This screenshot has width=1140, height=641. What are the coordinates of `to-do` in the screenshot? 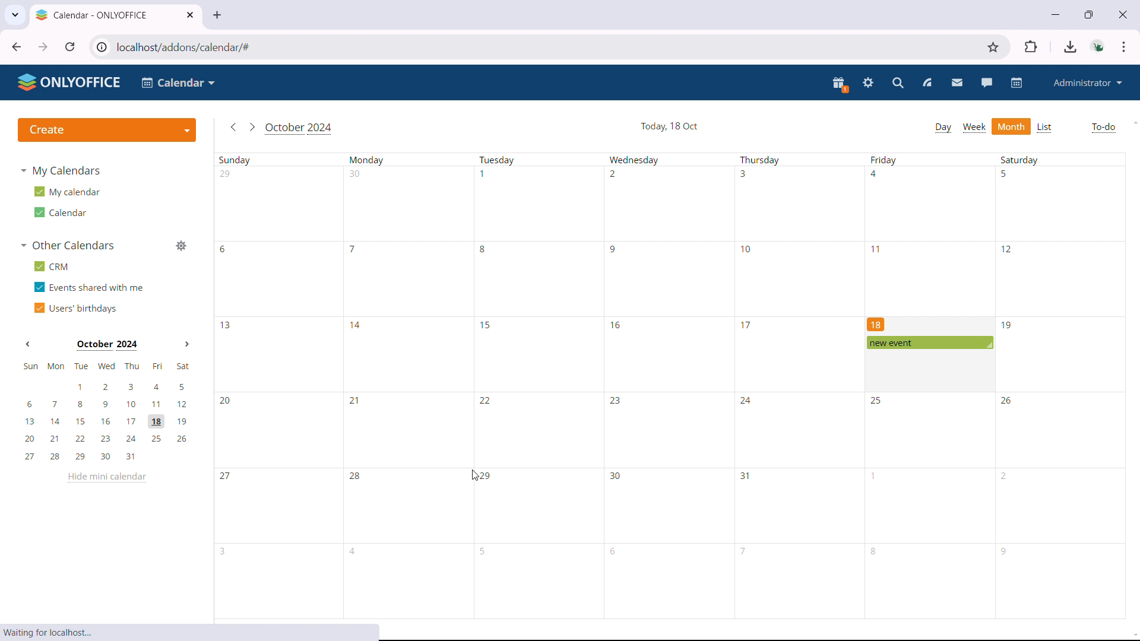 It's located at (1103, 128).